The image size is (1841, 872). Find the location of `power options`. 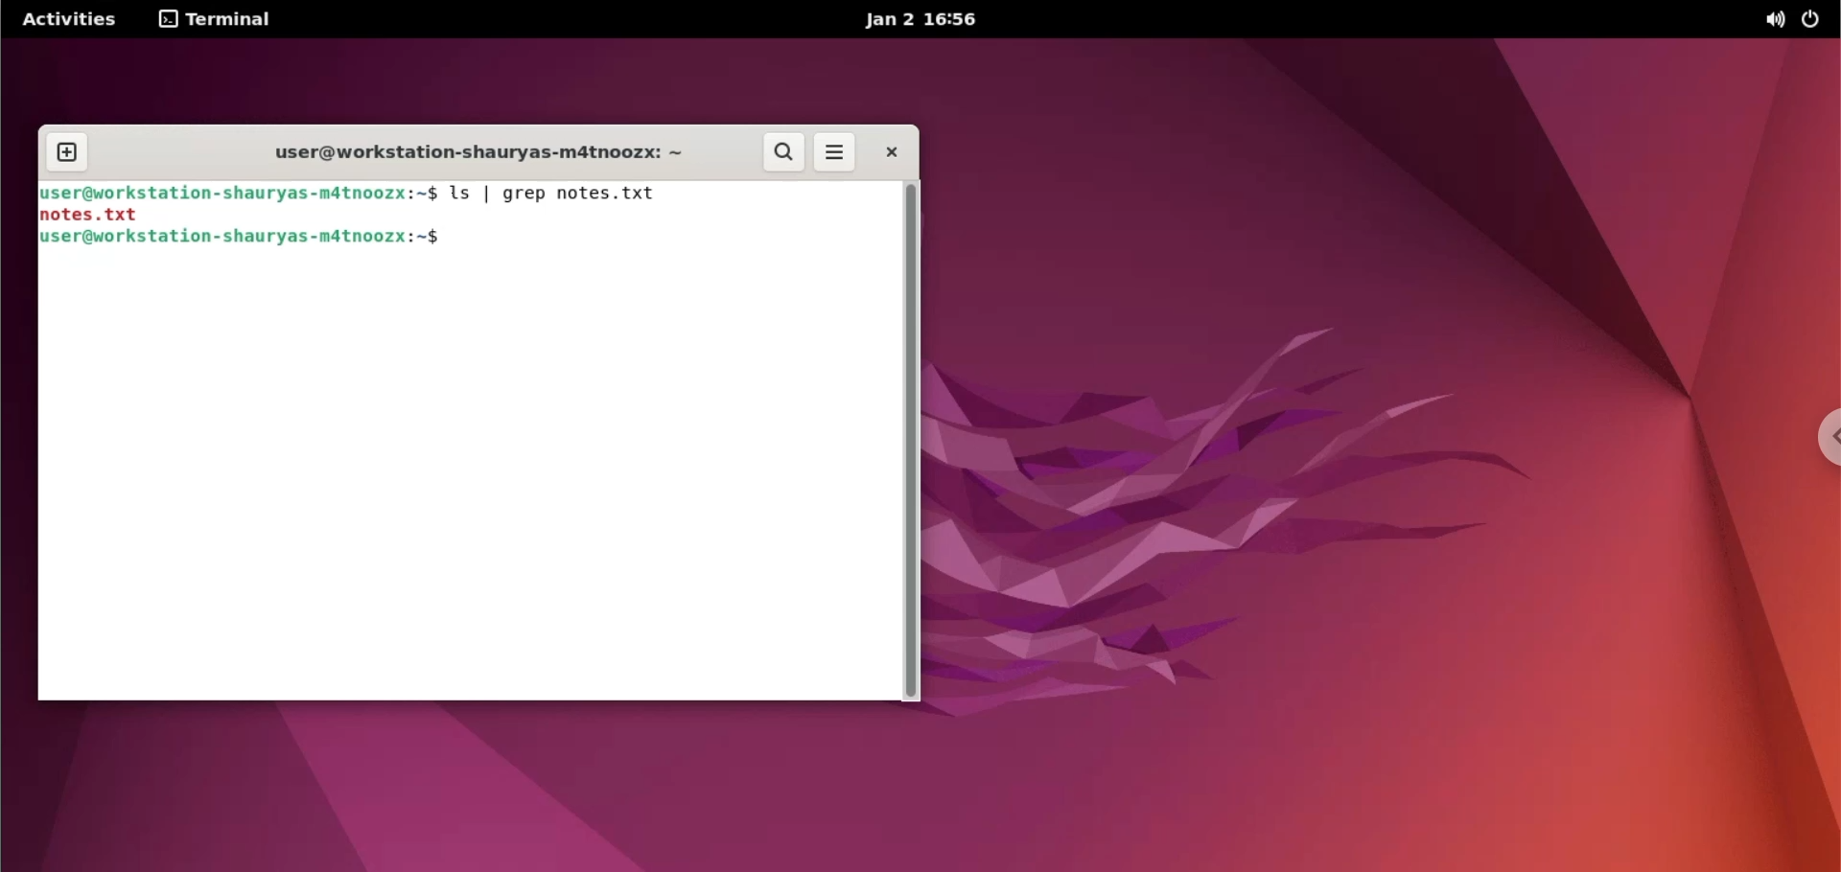

power options is located at coordinates (1815, 20).